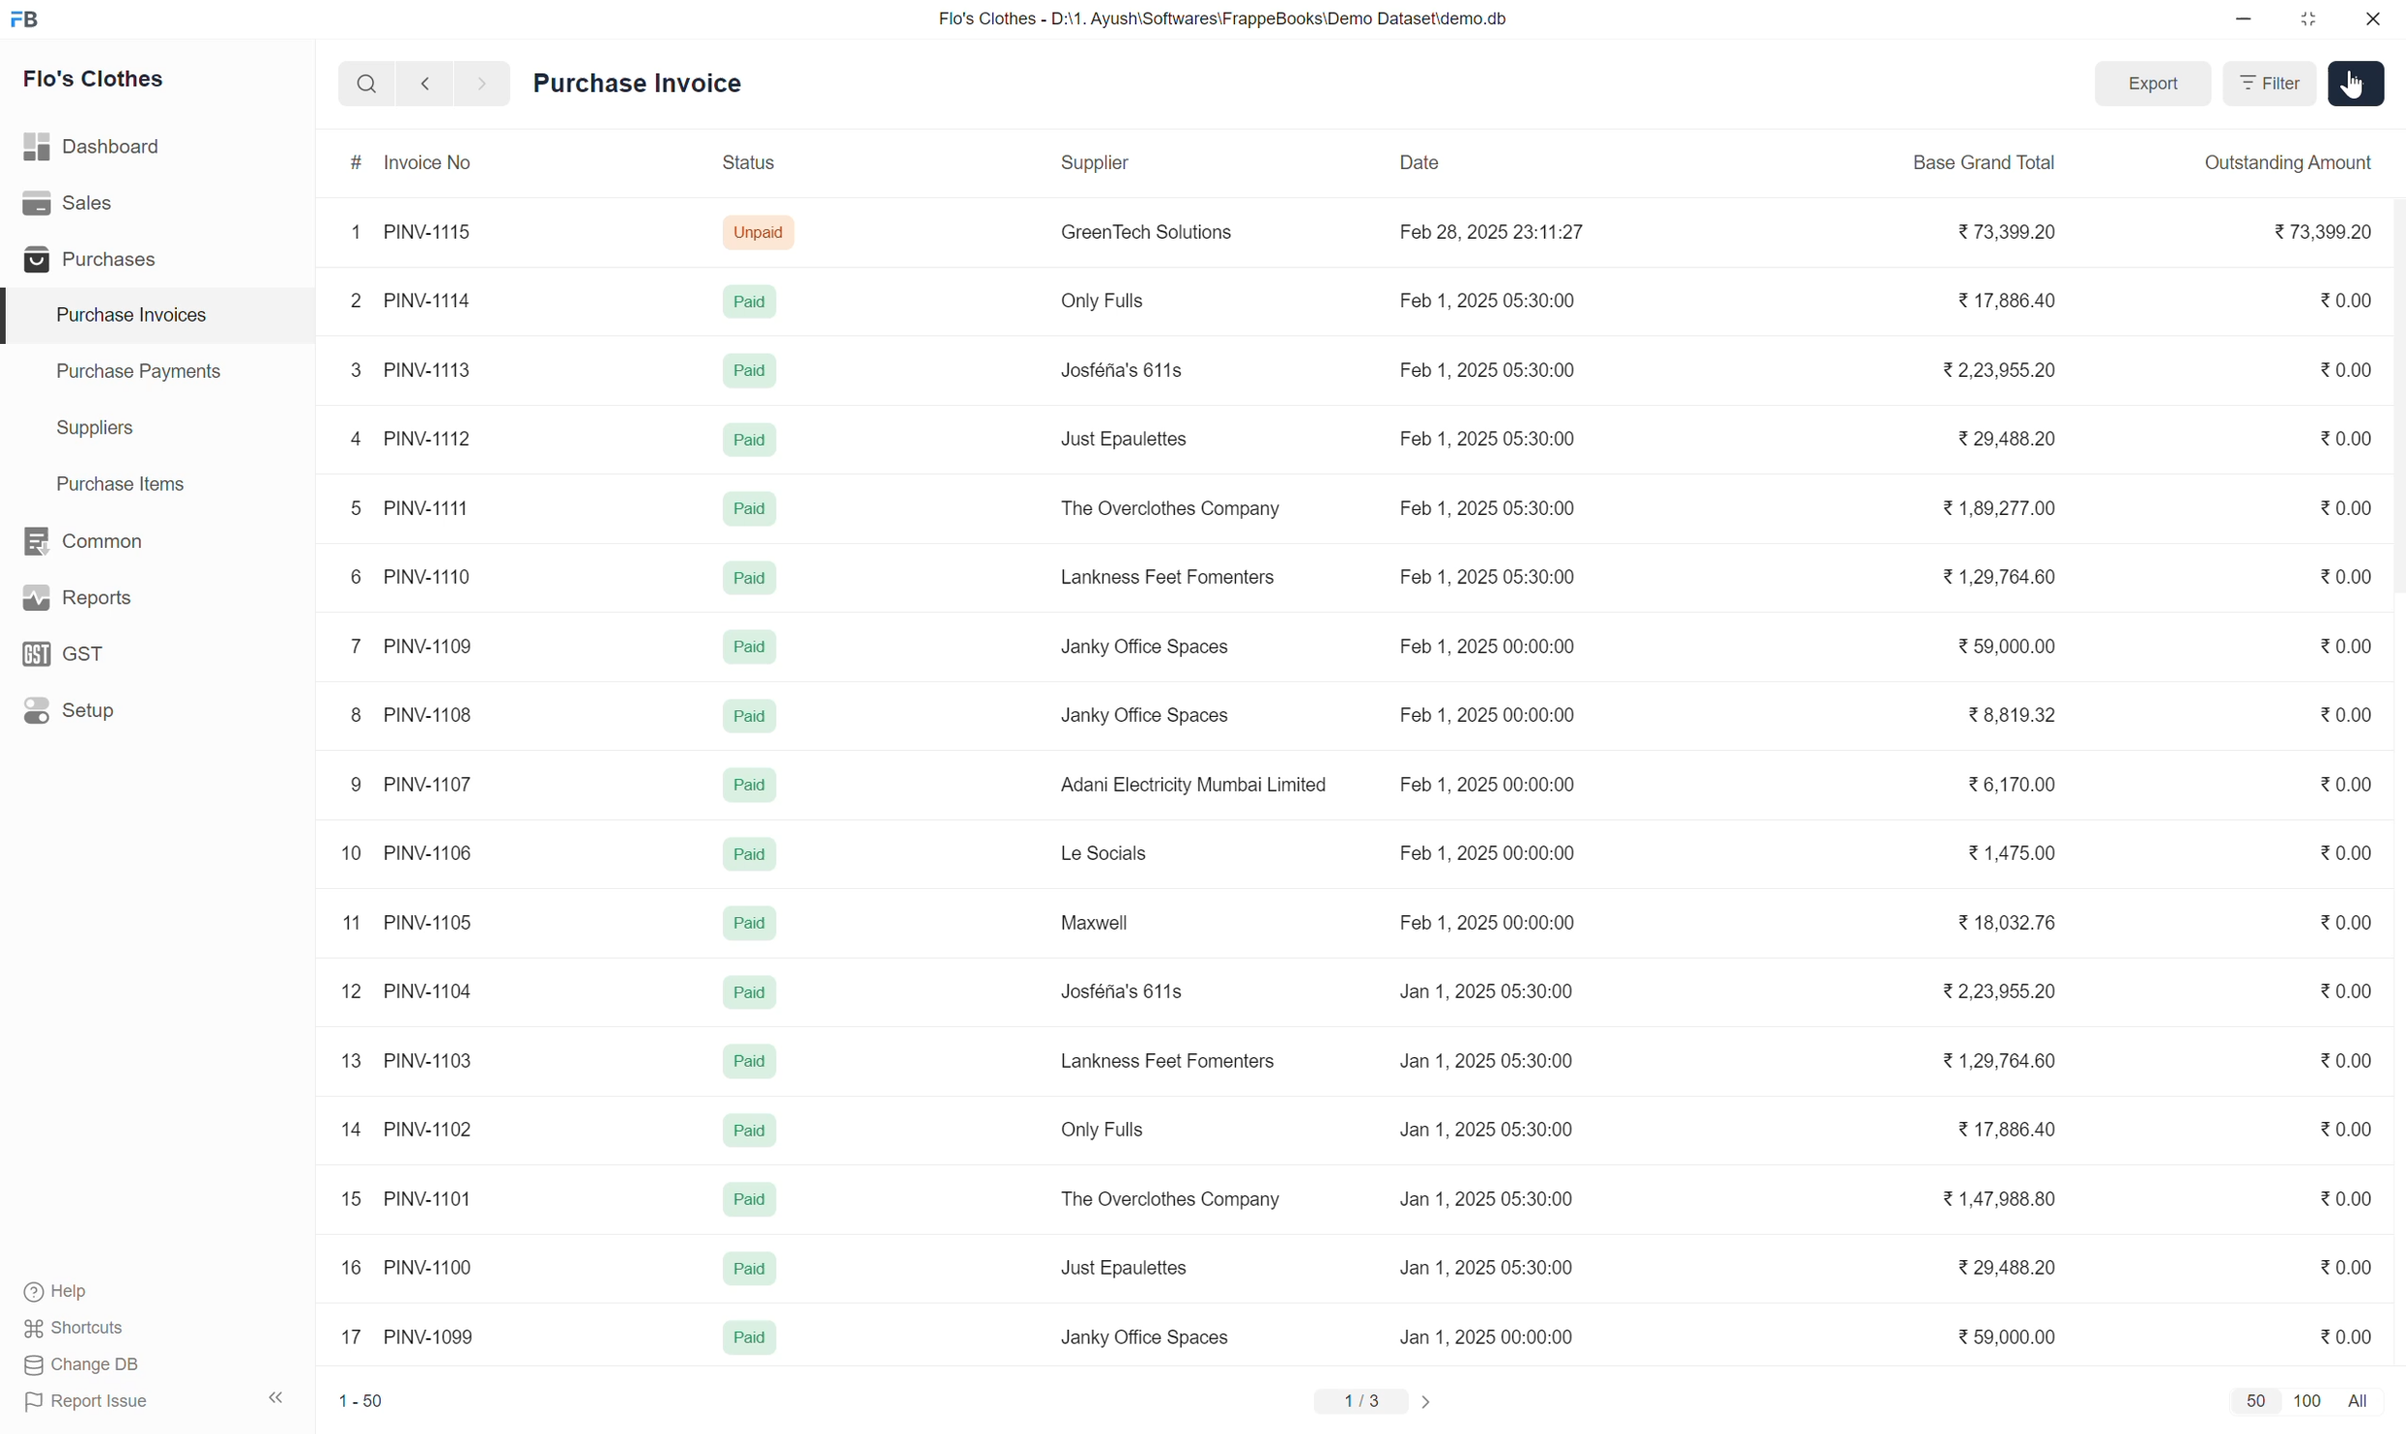 This screenshot has height=1434, width=2406. I want to click on 373,399.20, so click(2004, 230).